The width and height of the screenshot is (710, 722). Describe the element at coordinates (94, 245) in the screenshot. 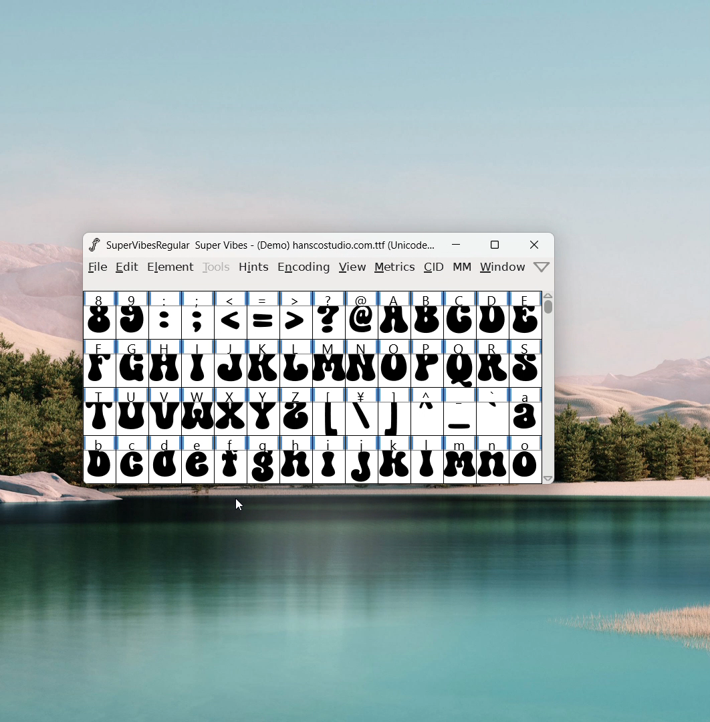

I see `logo` at that location.